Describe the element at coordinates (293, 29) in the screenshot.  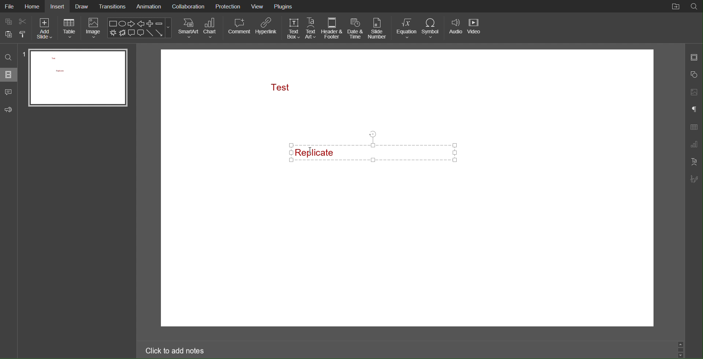
I see `Text Box` at that location.